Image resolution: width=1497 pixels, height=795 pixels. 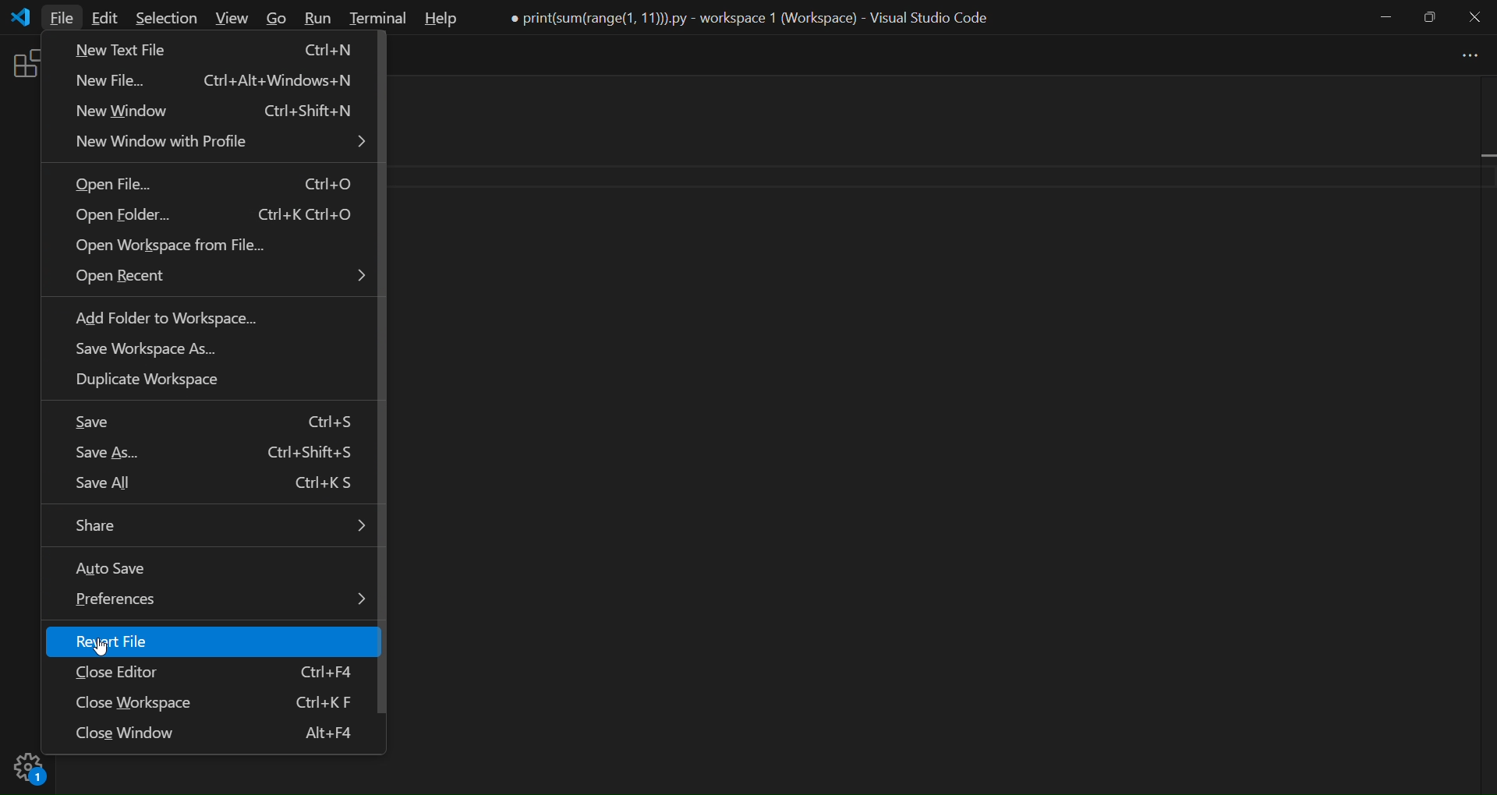 I want to click on share, so click(x=221, y=526).